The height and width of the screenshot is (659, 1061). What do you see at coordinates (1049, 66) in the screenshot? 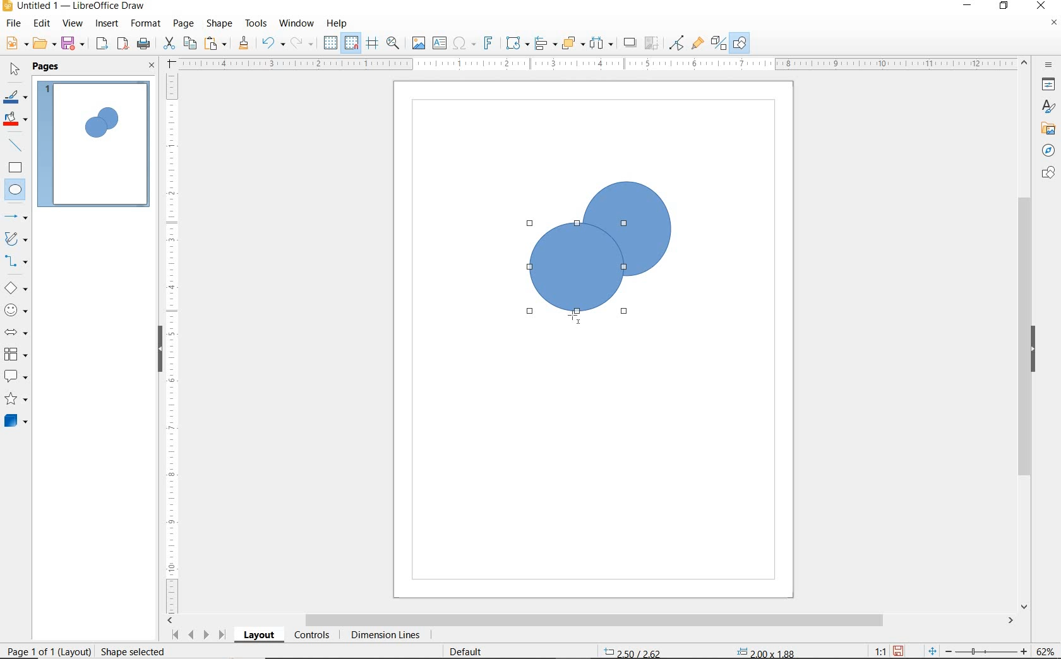
I see `SIDEBAR SETTINGS` at bounding box center [1049, 66].